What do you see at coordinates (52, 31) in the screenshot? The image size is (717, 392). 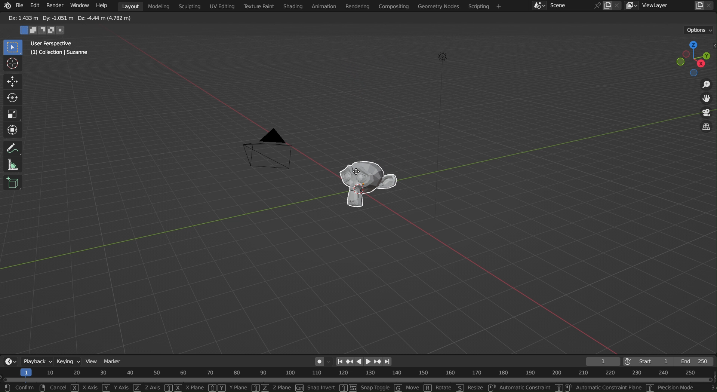 I see `invert existing selection` at bounding box center [52, 31].